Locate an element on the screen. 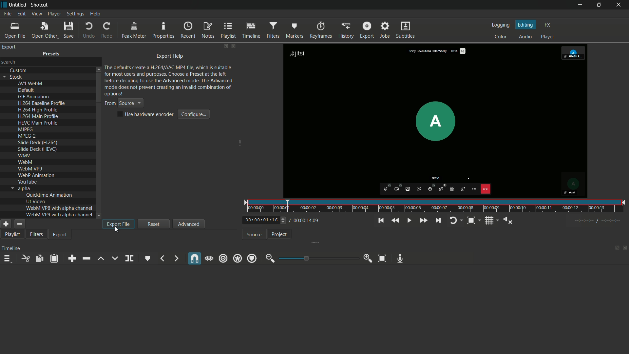 The image size is (629, 354). open file is located at coordinates (14, 30).